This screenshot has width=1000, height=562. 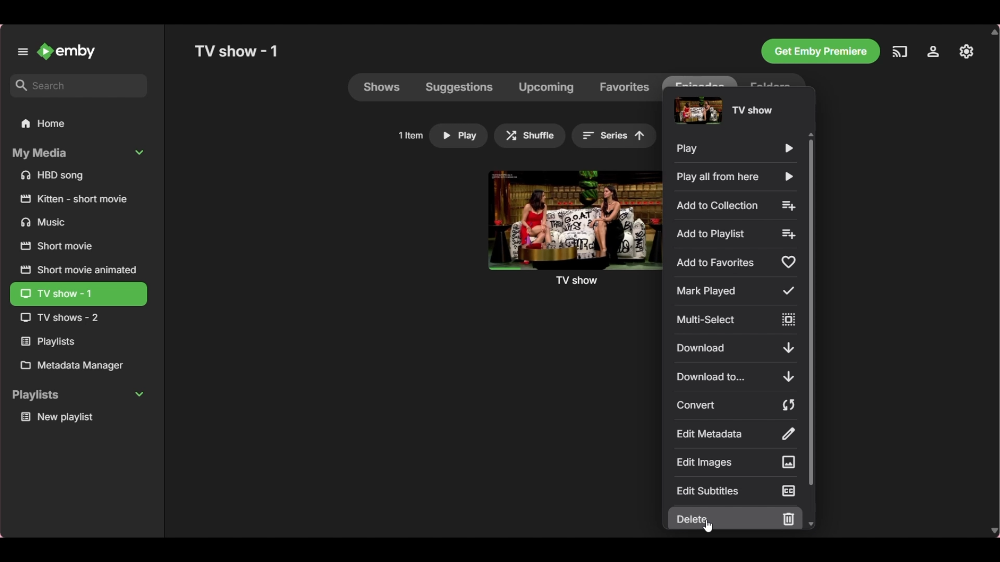 I want to click on Short film, so click(x=79, y=199).